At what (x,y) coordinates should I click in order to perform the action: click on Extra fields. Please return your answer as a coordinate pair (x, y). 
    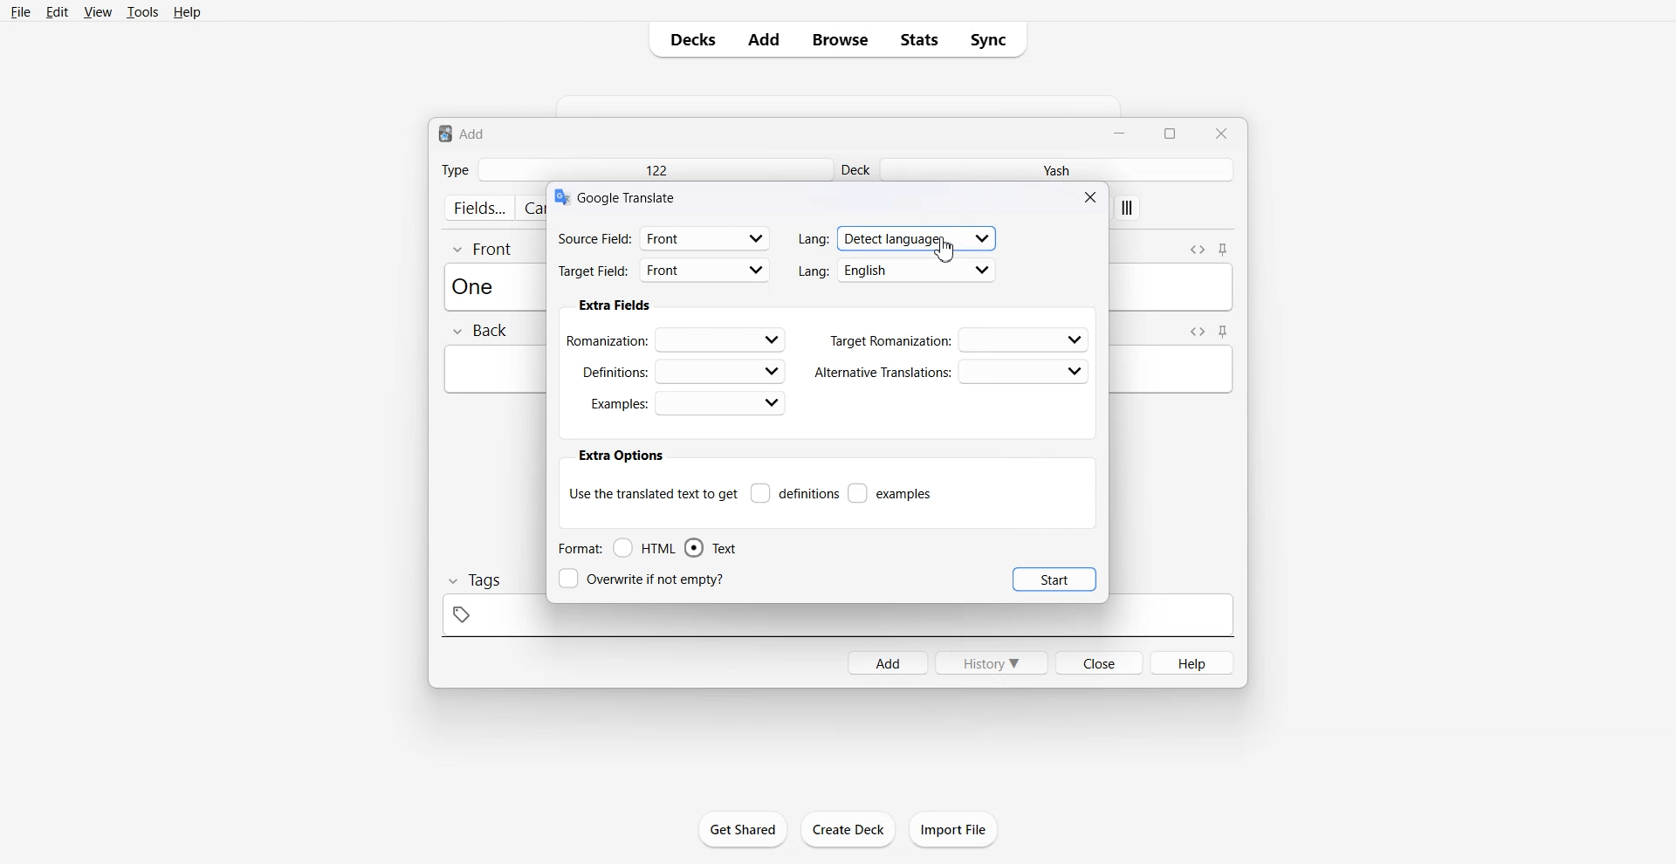
    Looking at the image, I should click on (615, 305).